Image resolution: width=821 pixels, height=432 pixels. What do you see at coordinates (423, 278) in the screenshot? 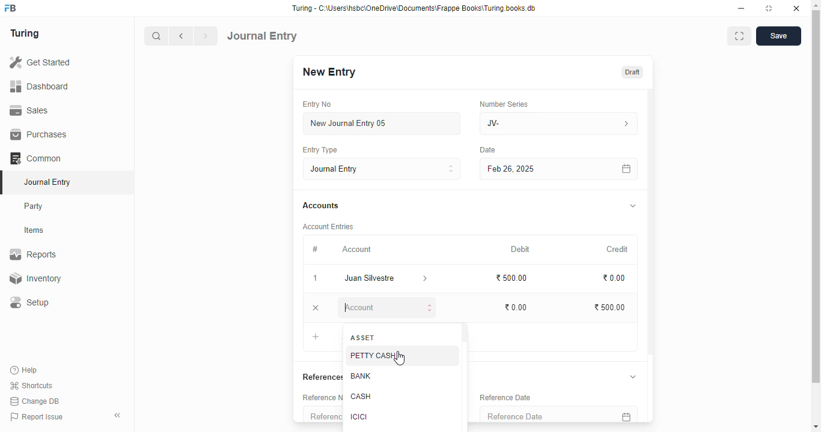
I see `account information` at bounding box center [423, 278].